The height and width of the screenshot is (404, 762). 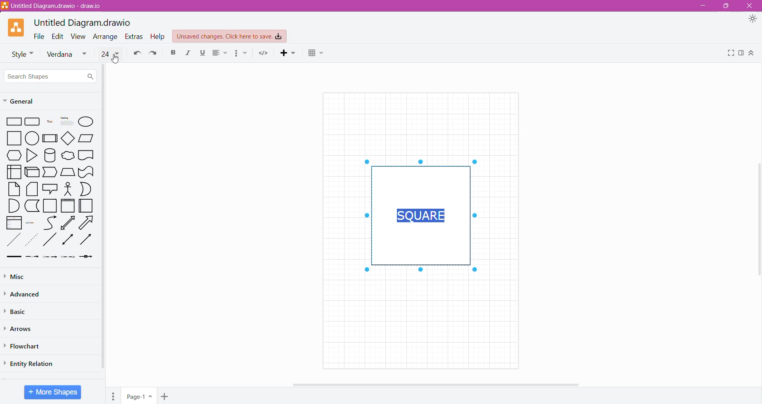 I want to click on Rectangle, so click(x=13, y=121).